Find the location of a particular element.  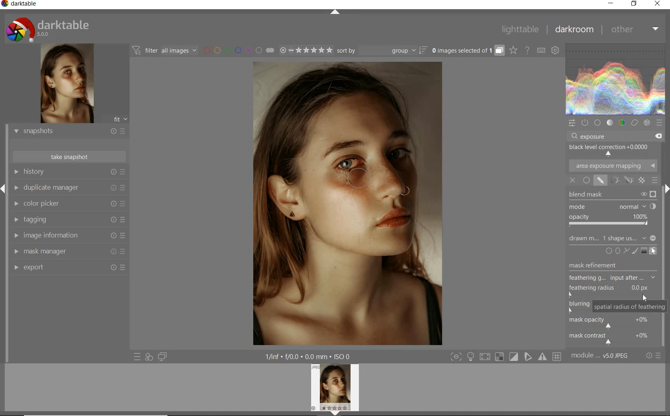

BLEND MASK is located at coordinates (612, 194).